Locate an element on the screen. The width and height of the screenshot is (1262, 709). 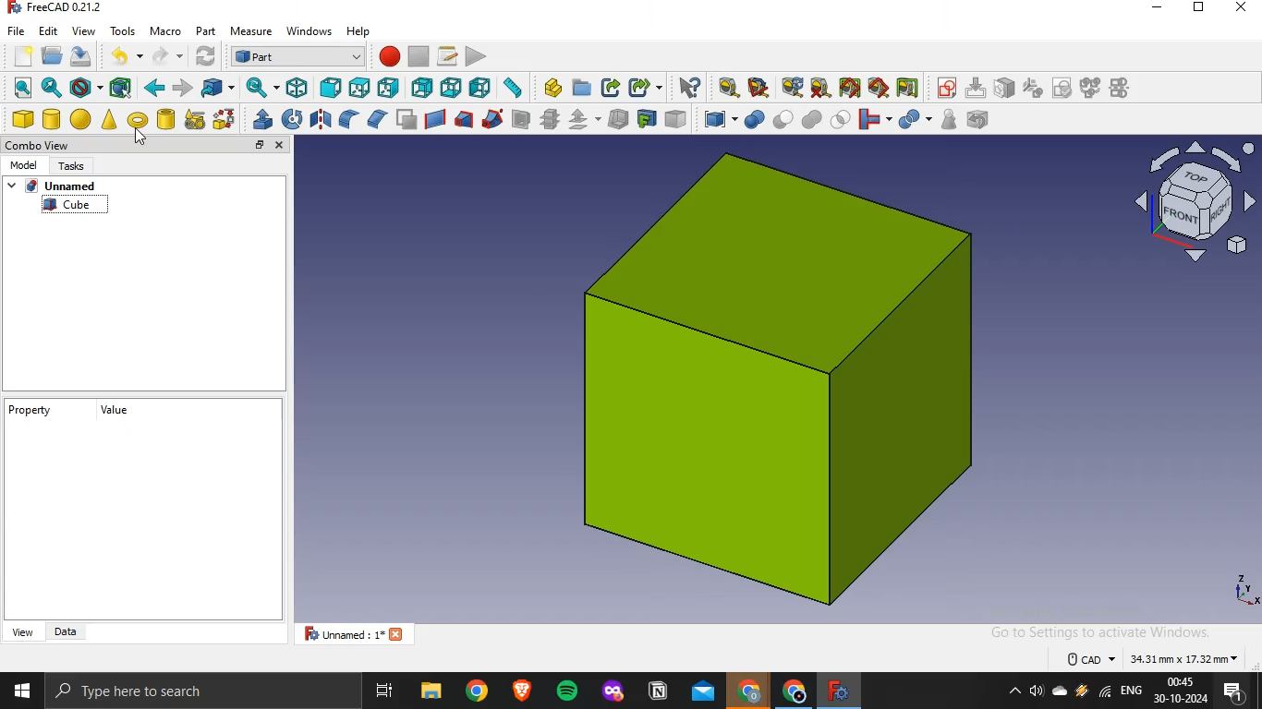
front is located at coordinates (329, 87).